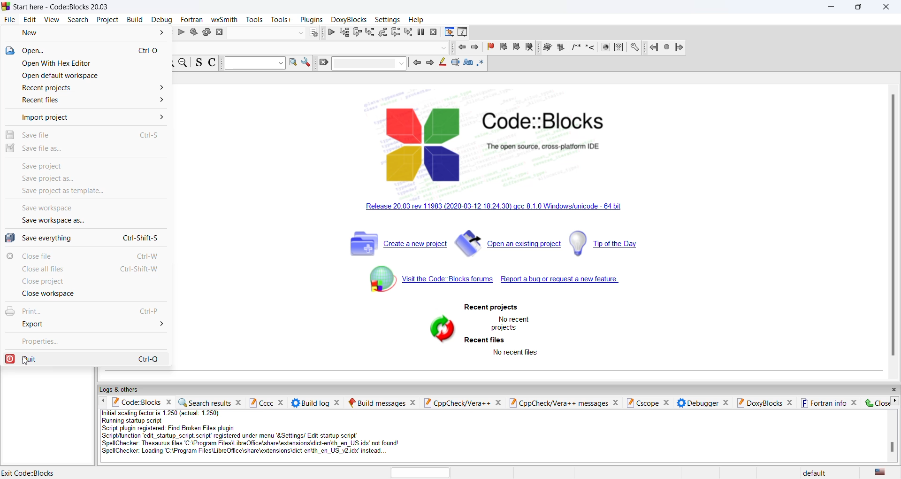 The image size is (901, 479). Describe the element at coordinates (10, 255) in the screenshot. I see `close icon` at that location.